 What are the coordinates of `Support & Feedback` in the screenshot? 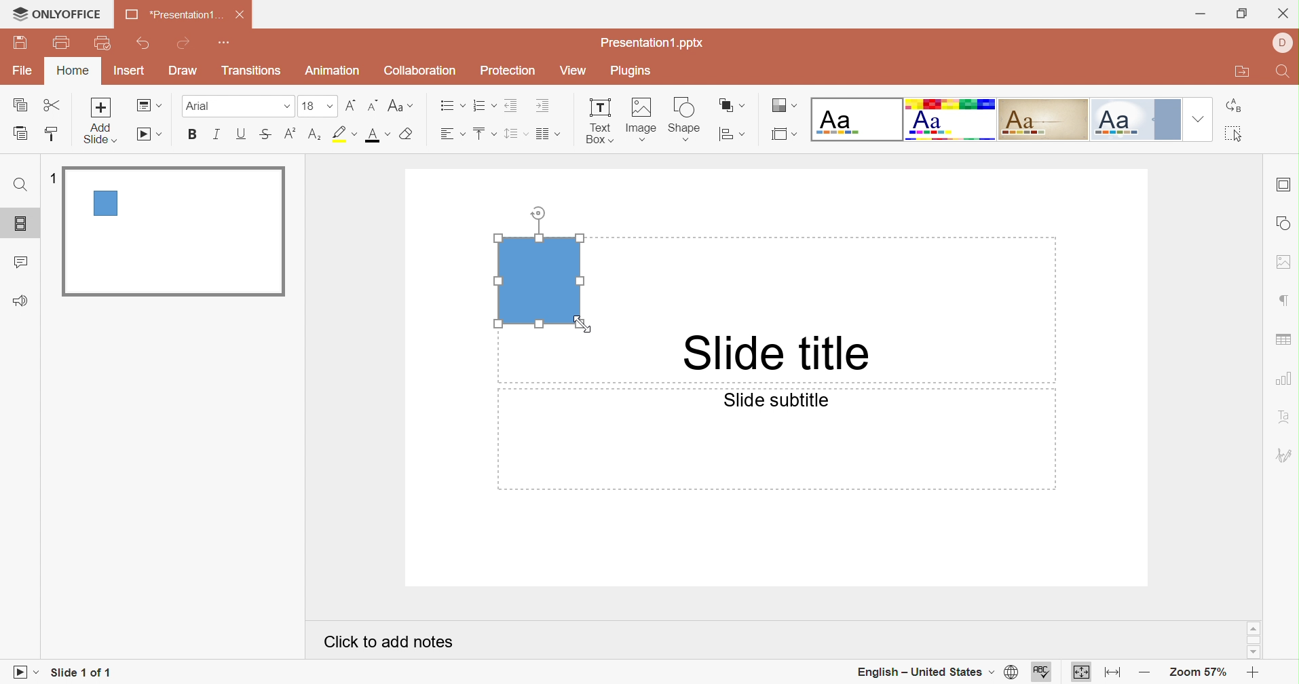 It's located at (20, 302).